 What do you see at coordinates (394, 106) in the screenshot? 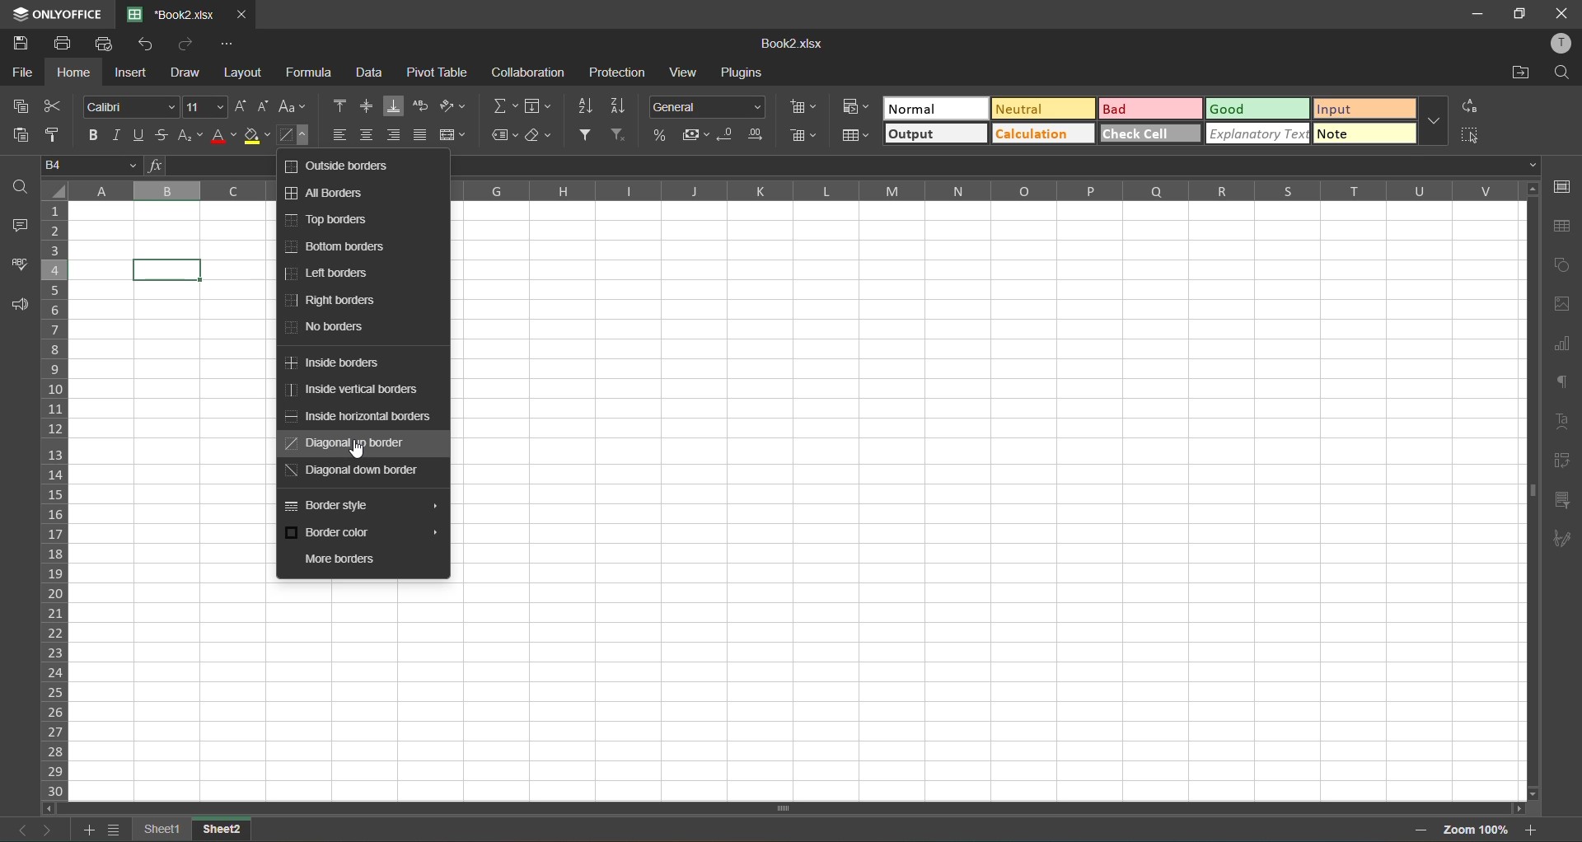
I see `align bottom` at bounding box center [394, 106].